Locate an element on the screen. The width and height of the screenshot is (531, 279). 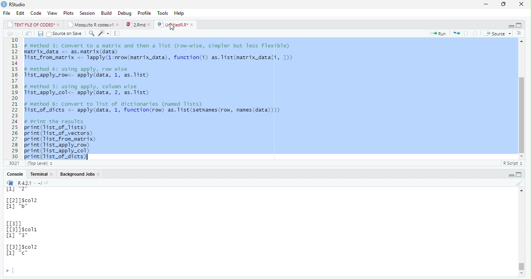
# Method 3: Convert to a matrix and then a 11st (row-wise, simpler but less Tlexible) is located at coordinates (159, 45).